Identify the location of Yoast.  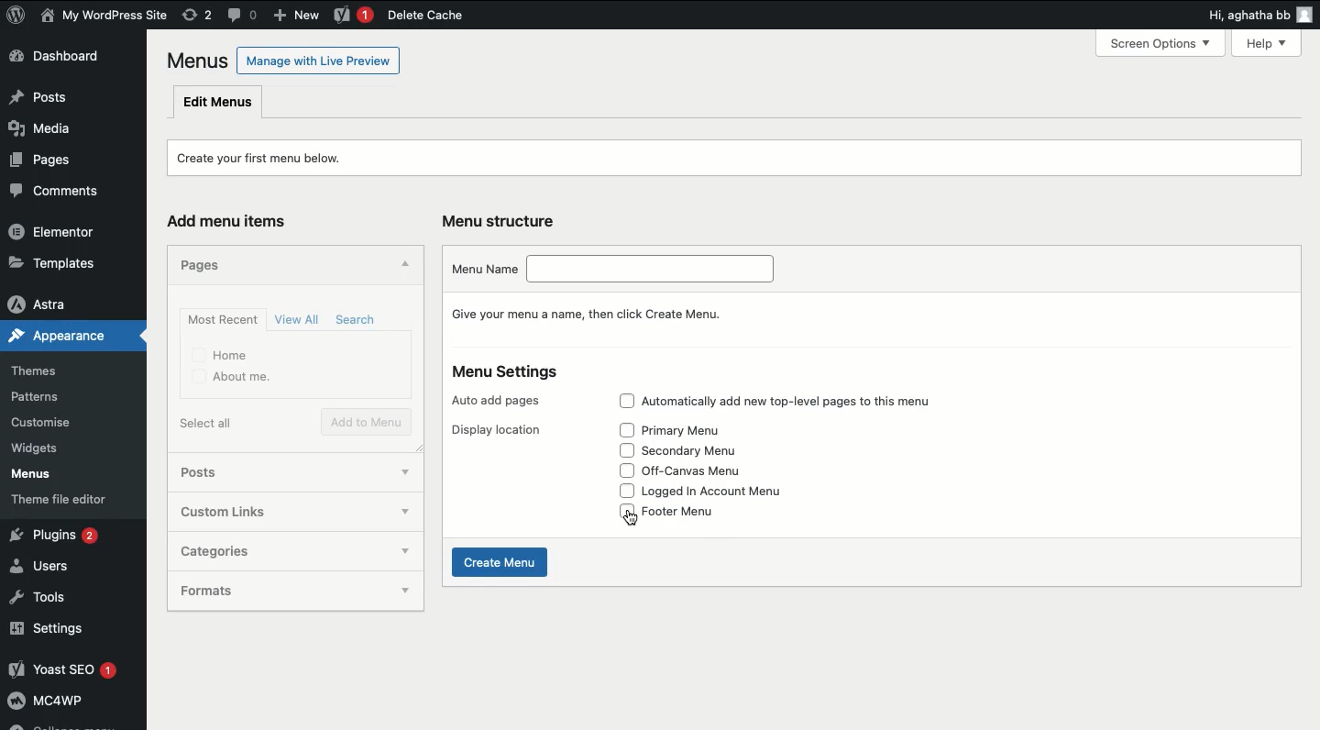
(352, 16).